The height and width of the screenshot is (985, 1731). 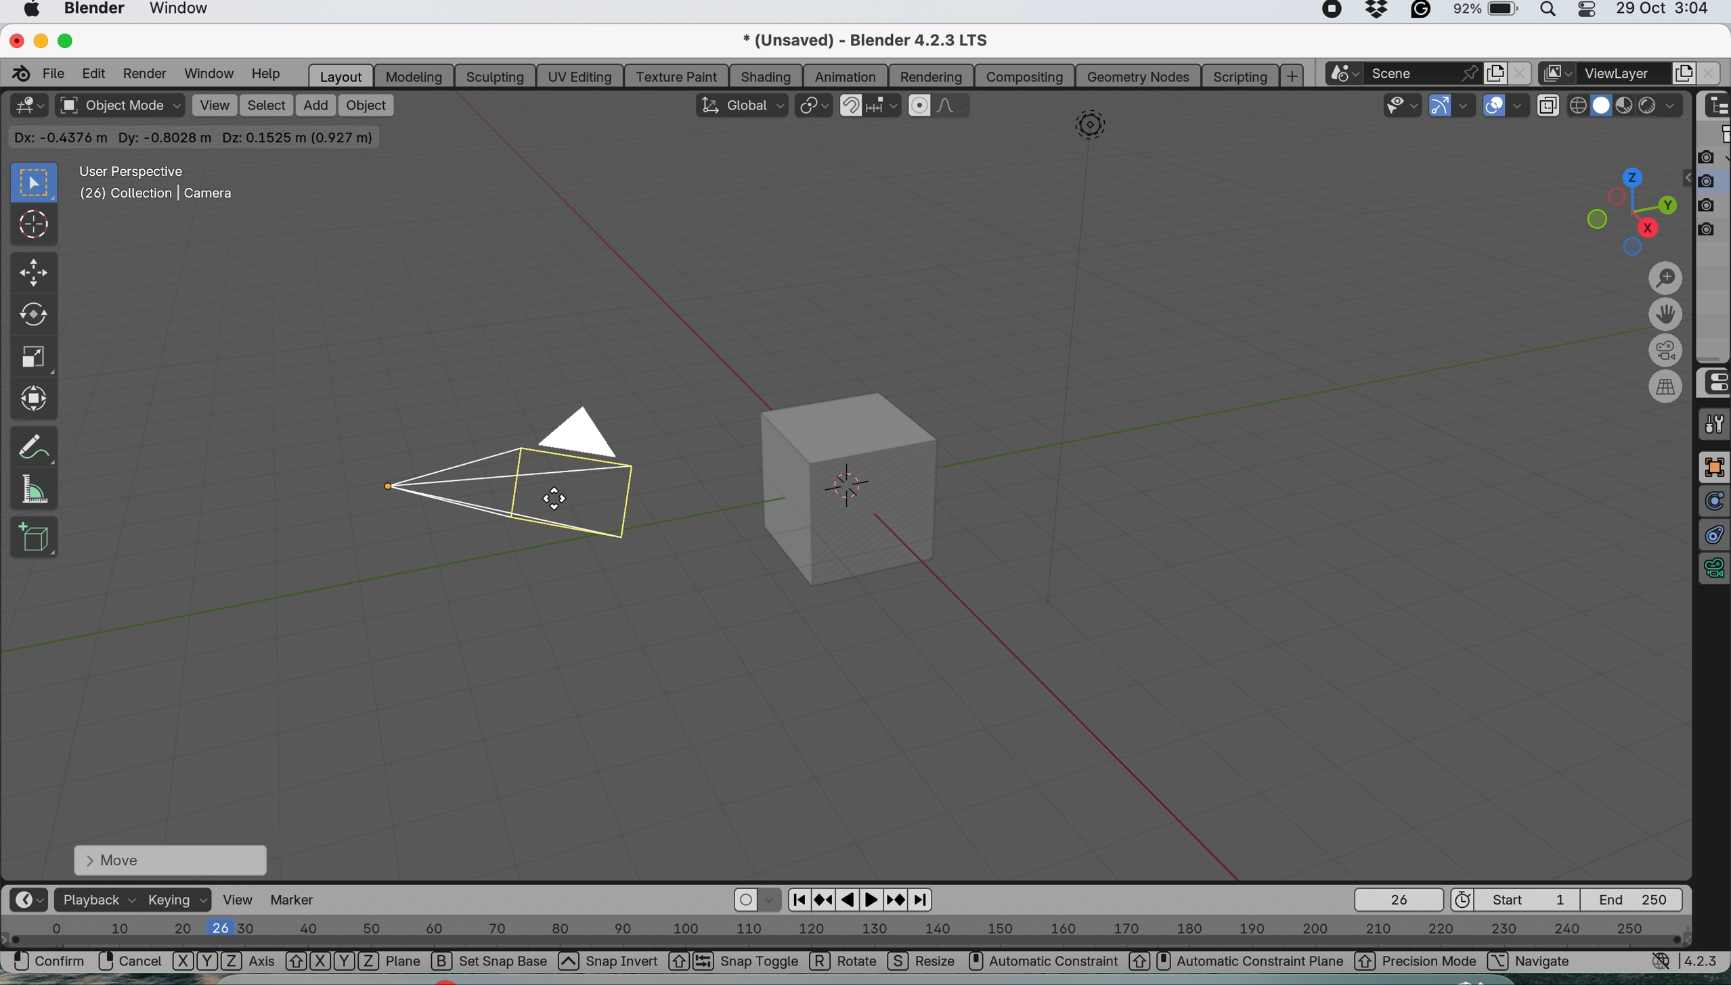 I want to click on snapping, so click(x=885, y=107).